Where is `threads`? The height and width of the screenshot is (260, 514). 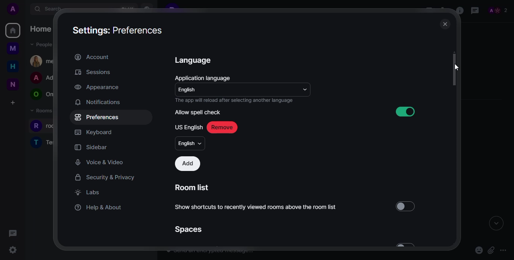
threads is located at coordinates (475, 10).